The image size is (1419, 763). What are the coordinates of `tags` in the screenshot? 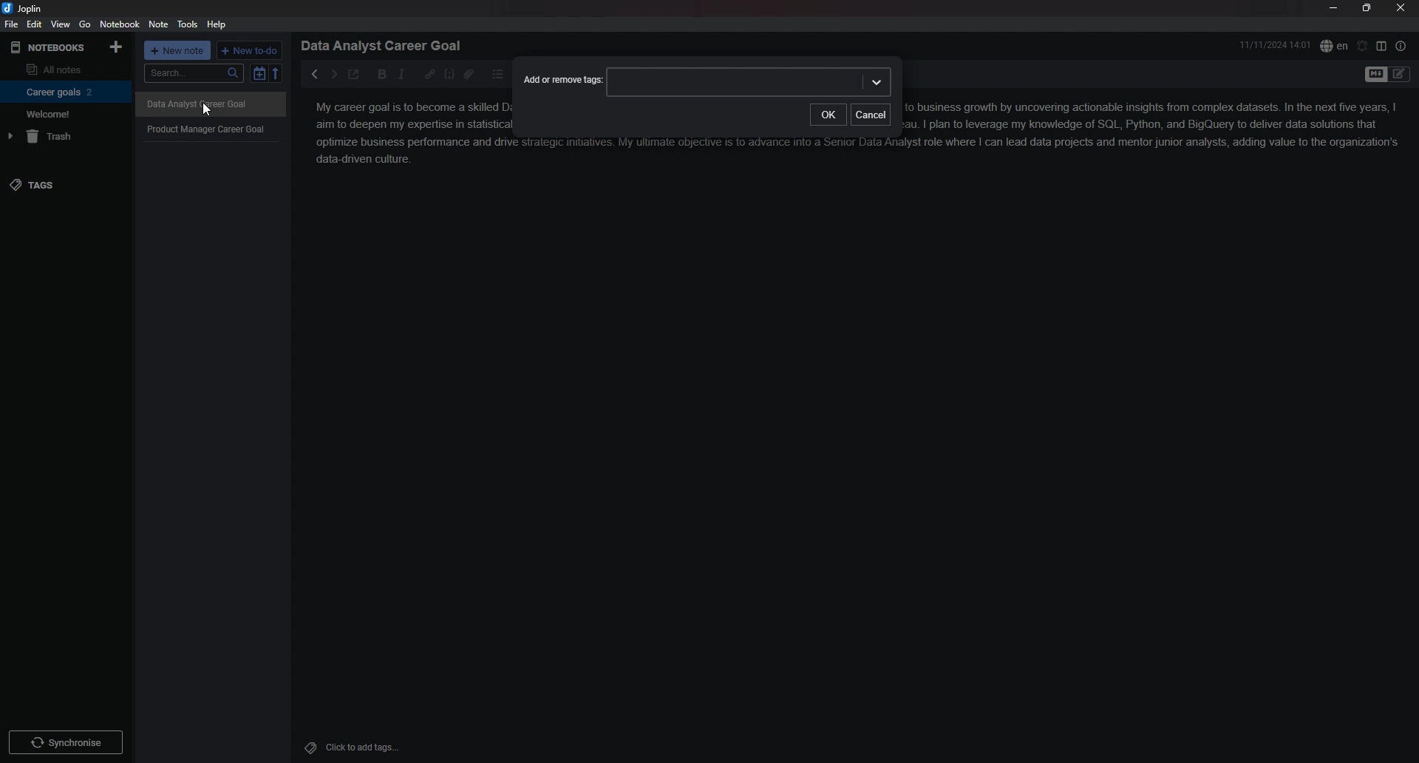 It's located at (65, 185).